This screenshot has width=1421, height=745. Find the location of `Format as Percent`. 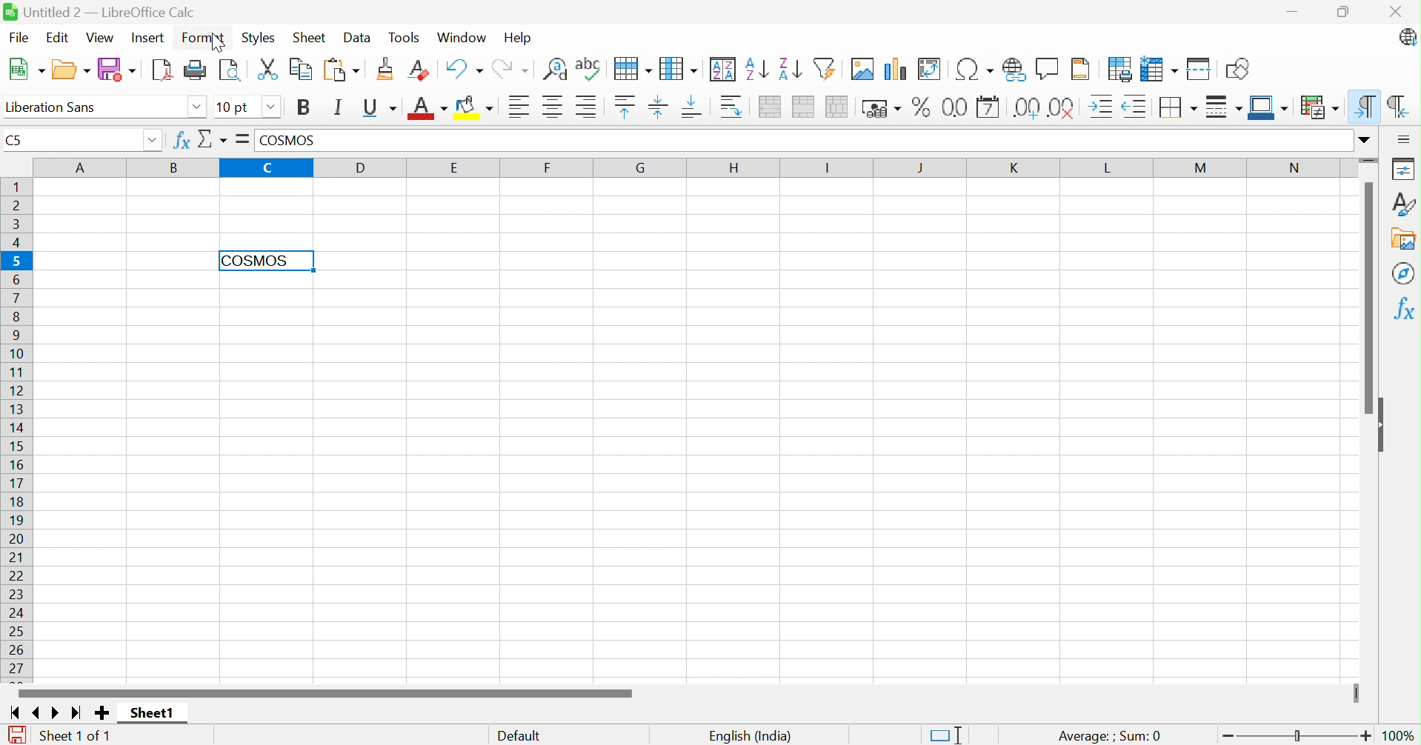

Format as Percent is located at coordinates (922, 106).